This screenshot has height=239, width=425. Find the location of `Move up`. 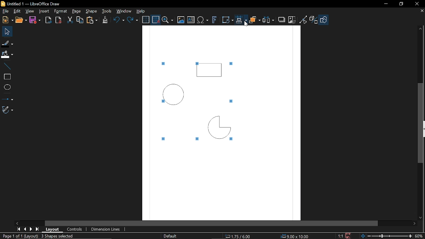

Move up is located at coordinates (421, 28).